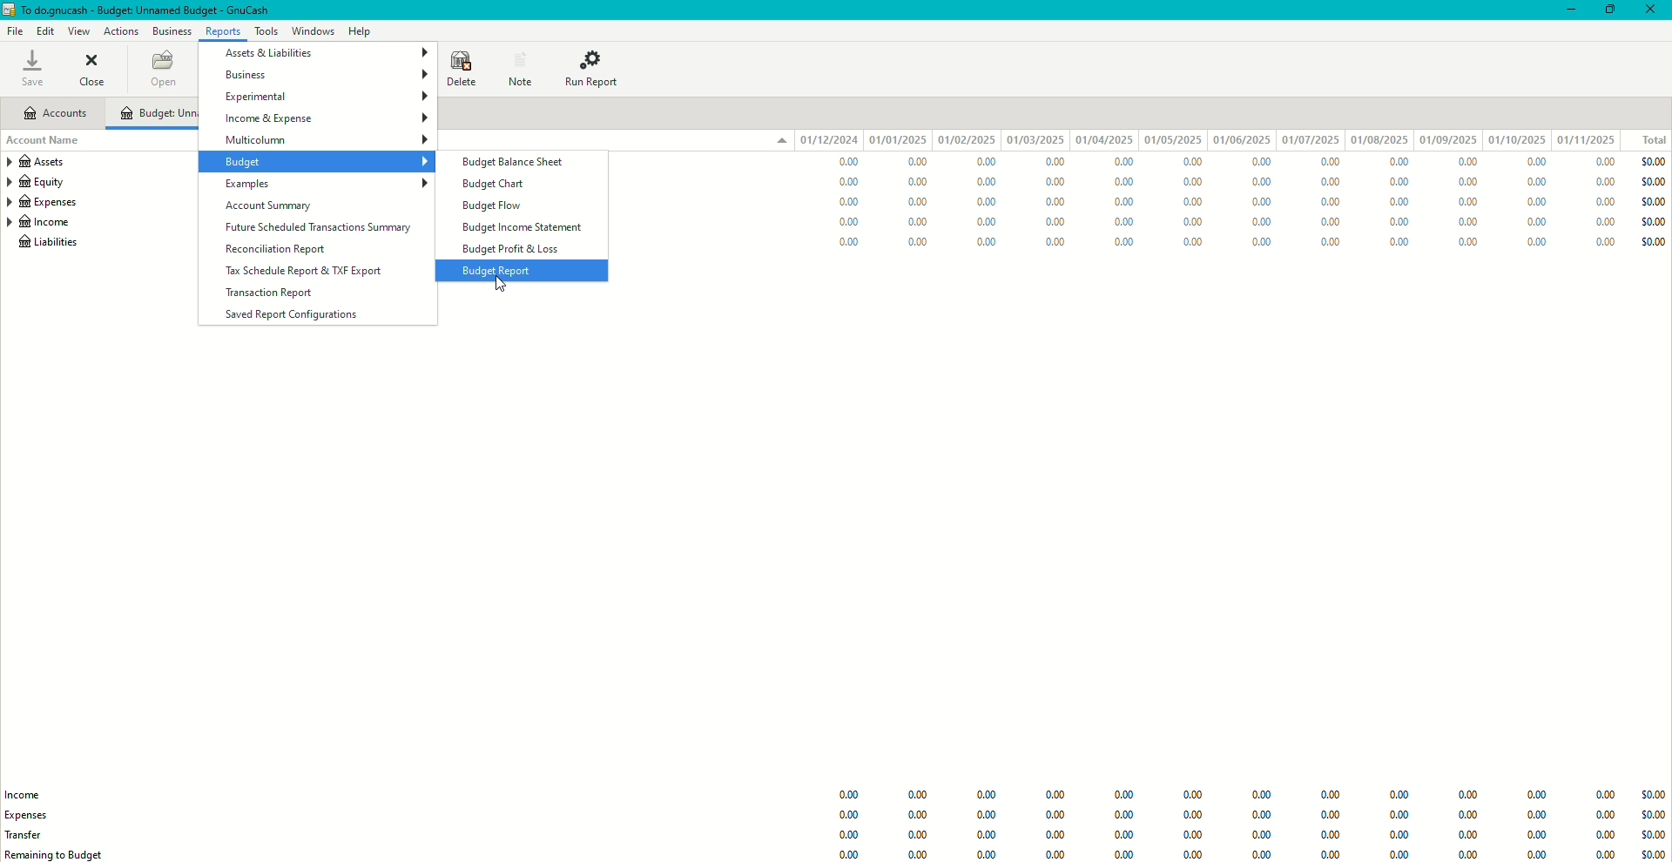 This screenshot has height=862, width=1672. What do you see at coordinates (40, 184) in the screenshot?
I see `Equity` at bounding box center [40, 184].